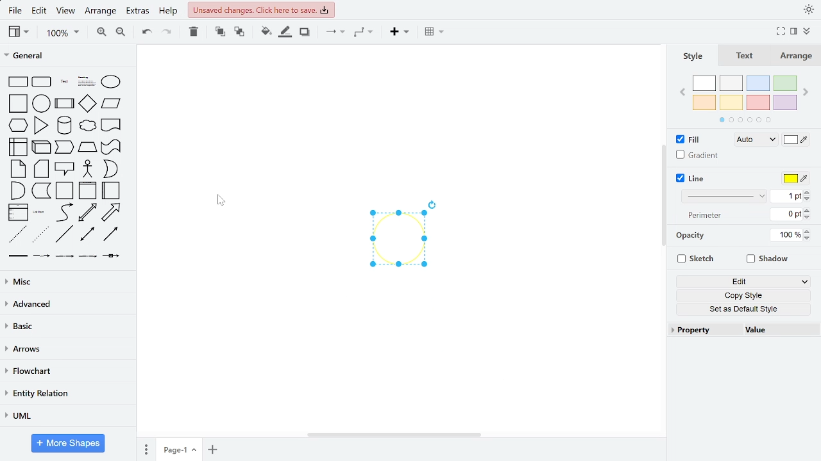  What do you see at coordinates (42, 255) in the screenshot?
I see `link with label` at bounding box center [42, 255].